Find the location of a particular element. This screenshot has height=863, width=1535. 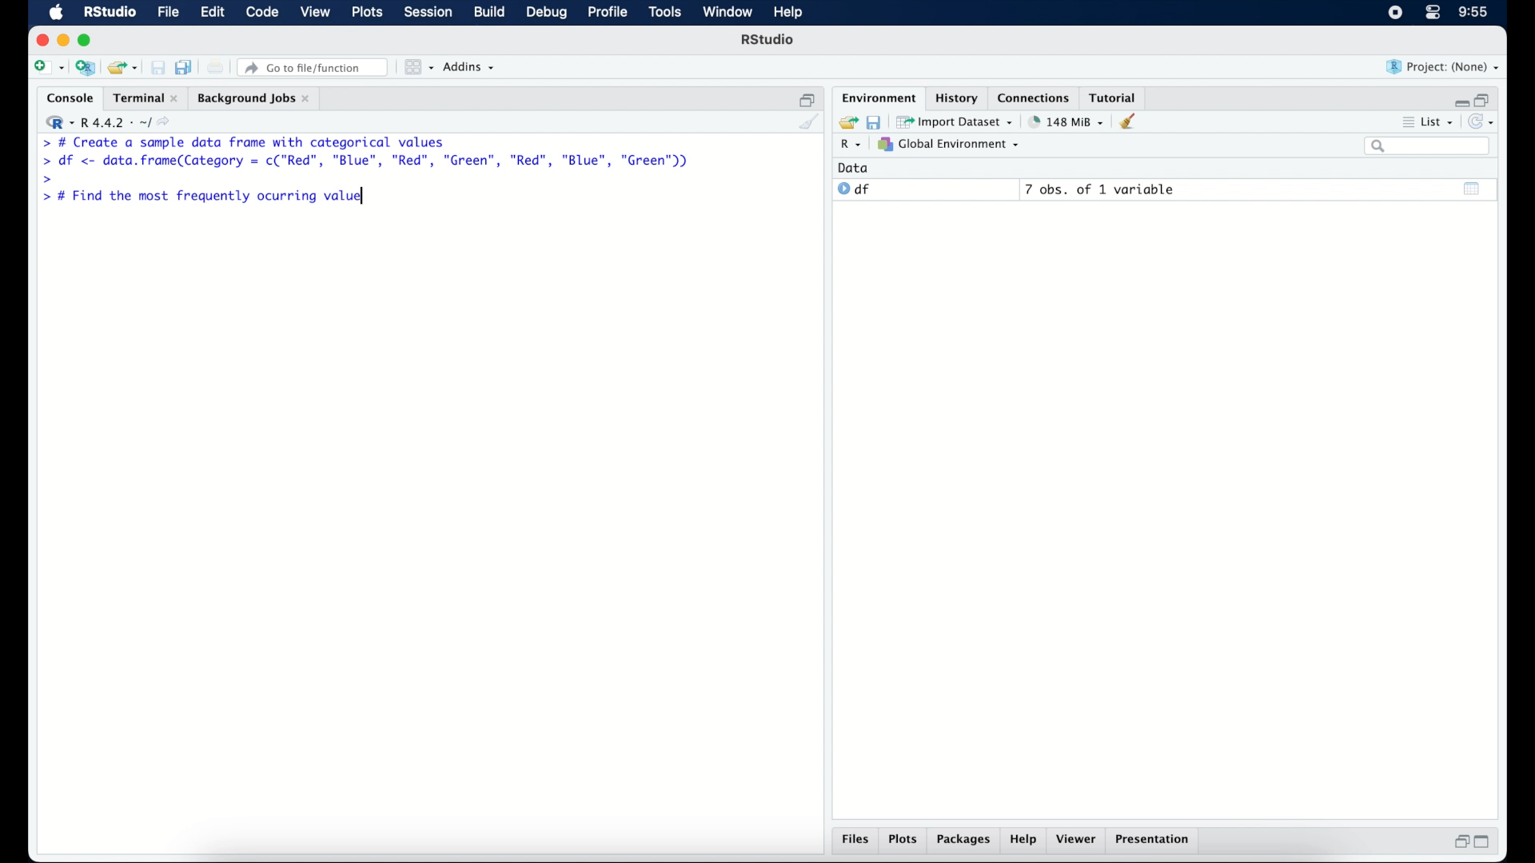

debug is located at coordinates (545, 14).